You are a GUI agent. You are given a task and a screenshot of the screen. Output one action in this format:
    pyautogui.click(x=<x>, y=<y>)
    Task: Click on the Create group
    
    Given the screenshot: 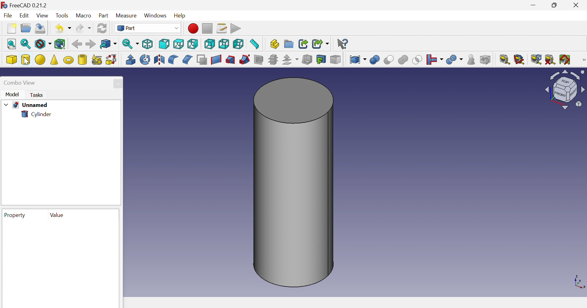 What is the action you would take?
    pyautogui.click(x=289, y=44)
    